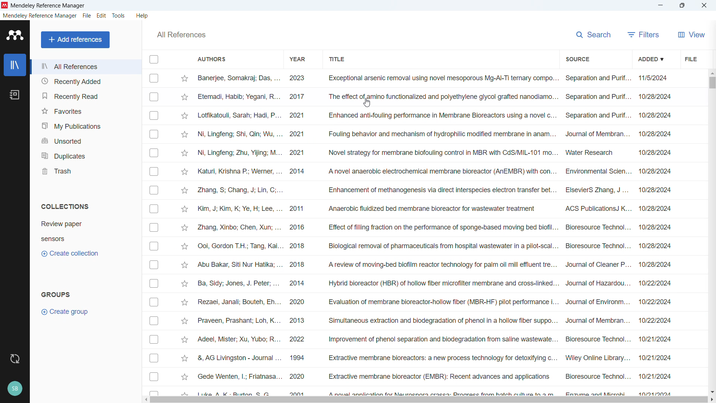  I want to click on Mendeley reference manager, so click(40, 16).